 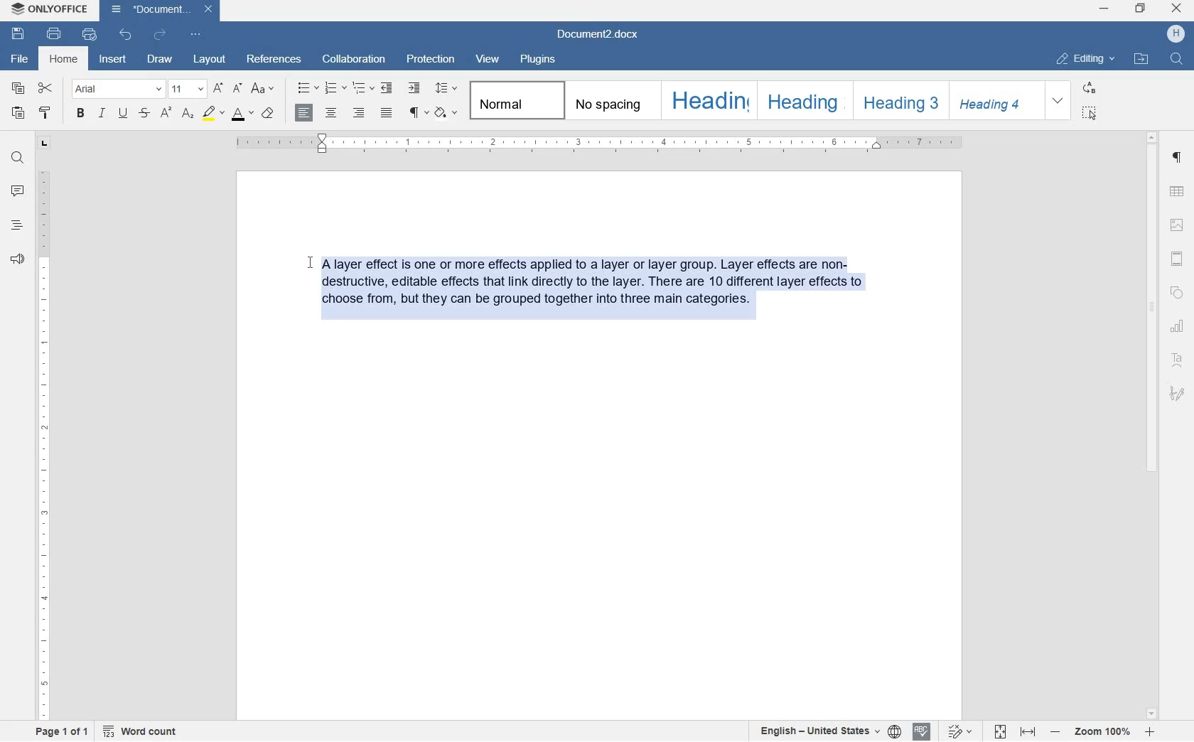 I want to click on hp, so click(x=1175, y=34).